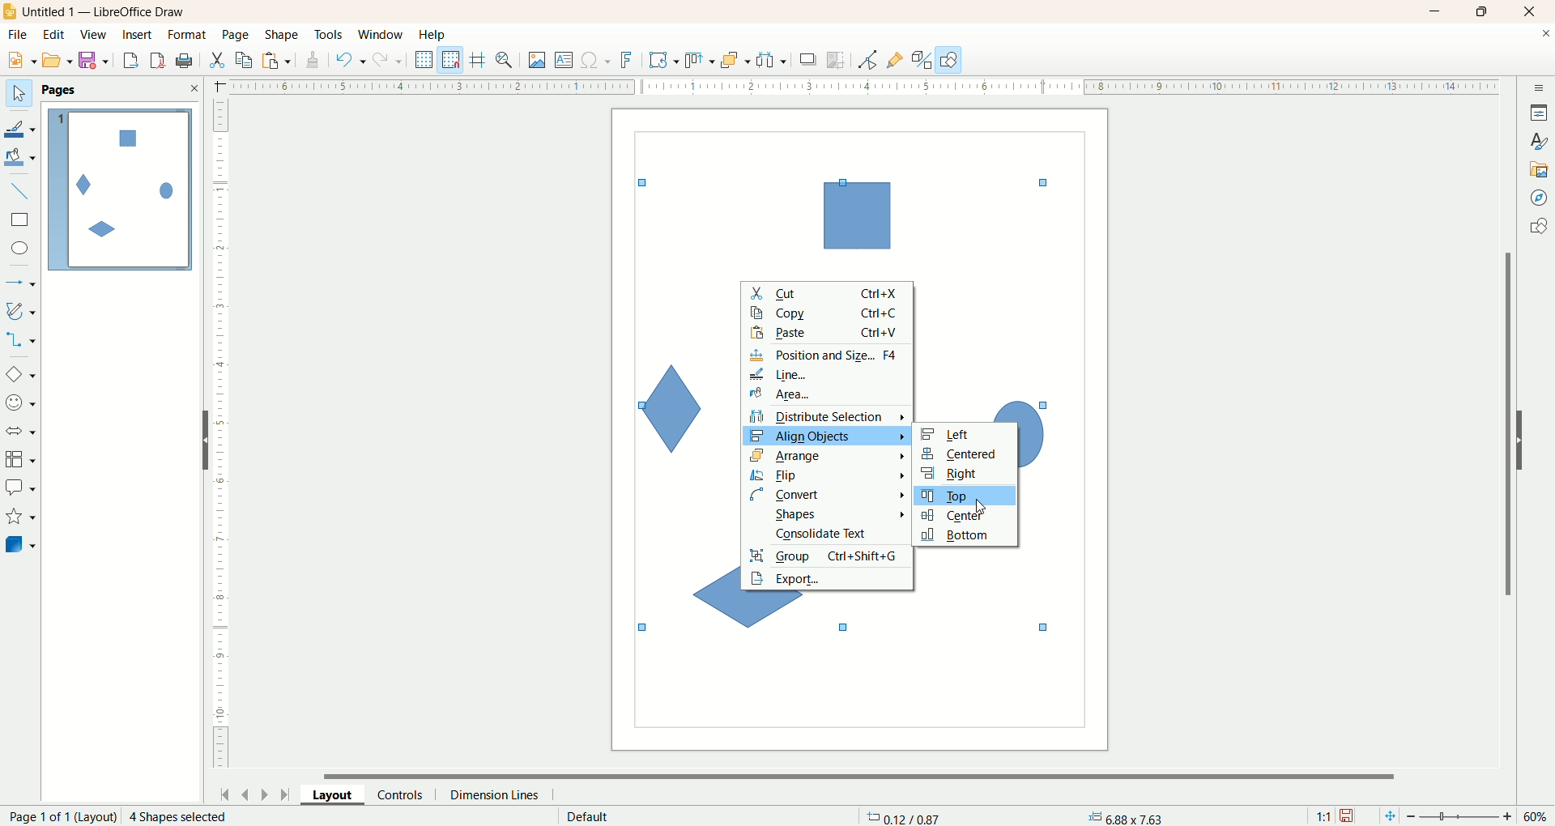 This screenshot has width=1555, height=826. What do you see at coordinates (855, 214) in the screenshot?
I see `unselected shape` at bounding box center [855, 214].